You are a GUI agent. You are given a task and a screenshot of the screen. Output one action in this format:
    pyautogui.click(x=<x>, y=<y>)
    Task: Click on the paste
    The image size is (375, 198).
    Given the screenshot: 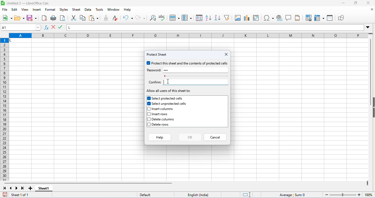 What is the action you would take?
    pyautogui.click(x=94, y=18)
    